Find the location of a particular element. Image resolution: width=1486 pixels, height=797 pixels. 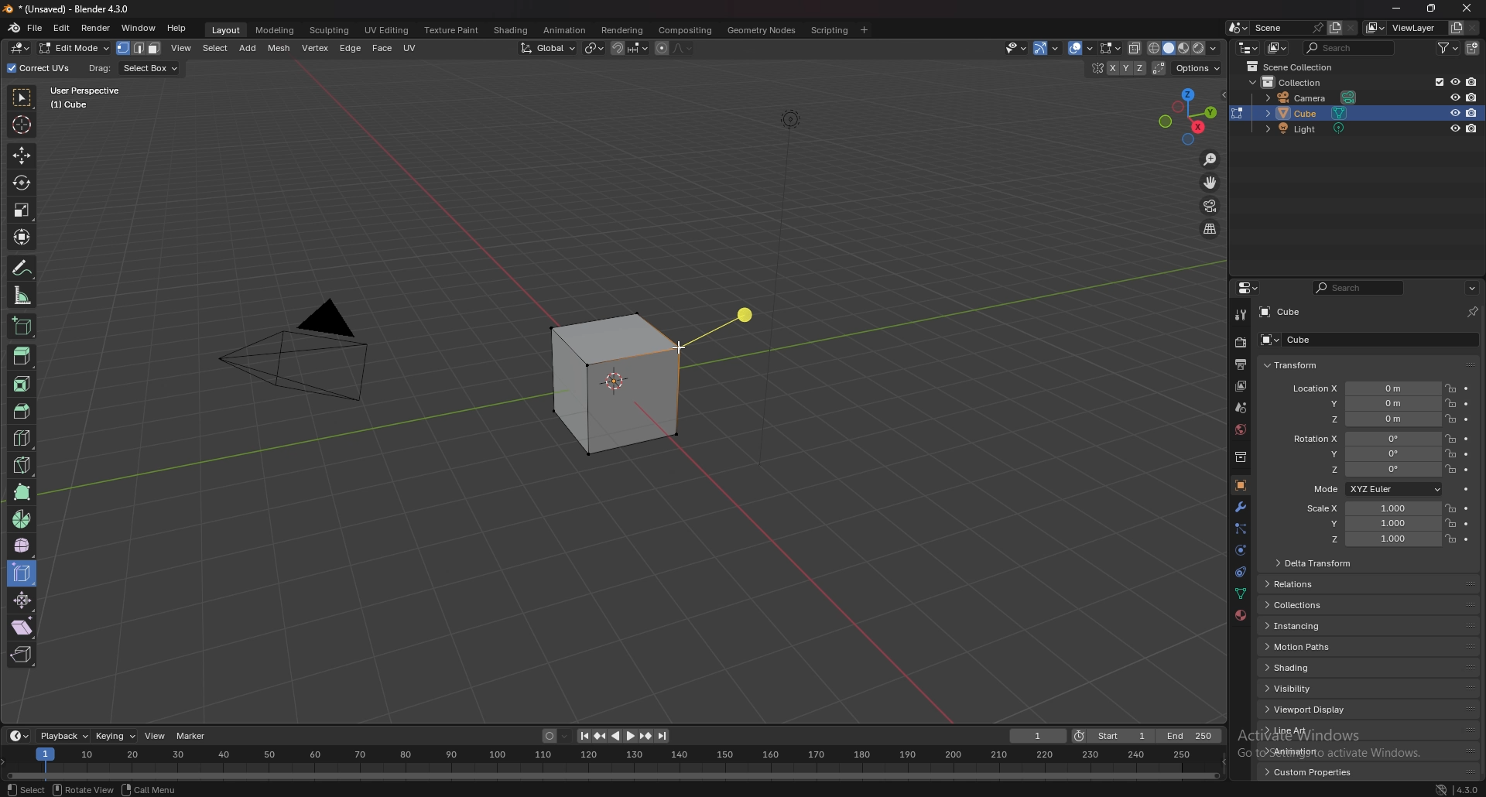

motion paths is located at coordinates (1301, 647).